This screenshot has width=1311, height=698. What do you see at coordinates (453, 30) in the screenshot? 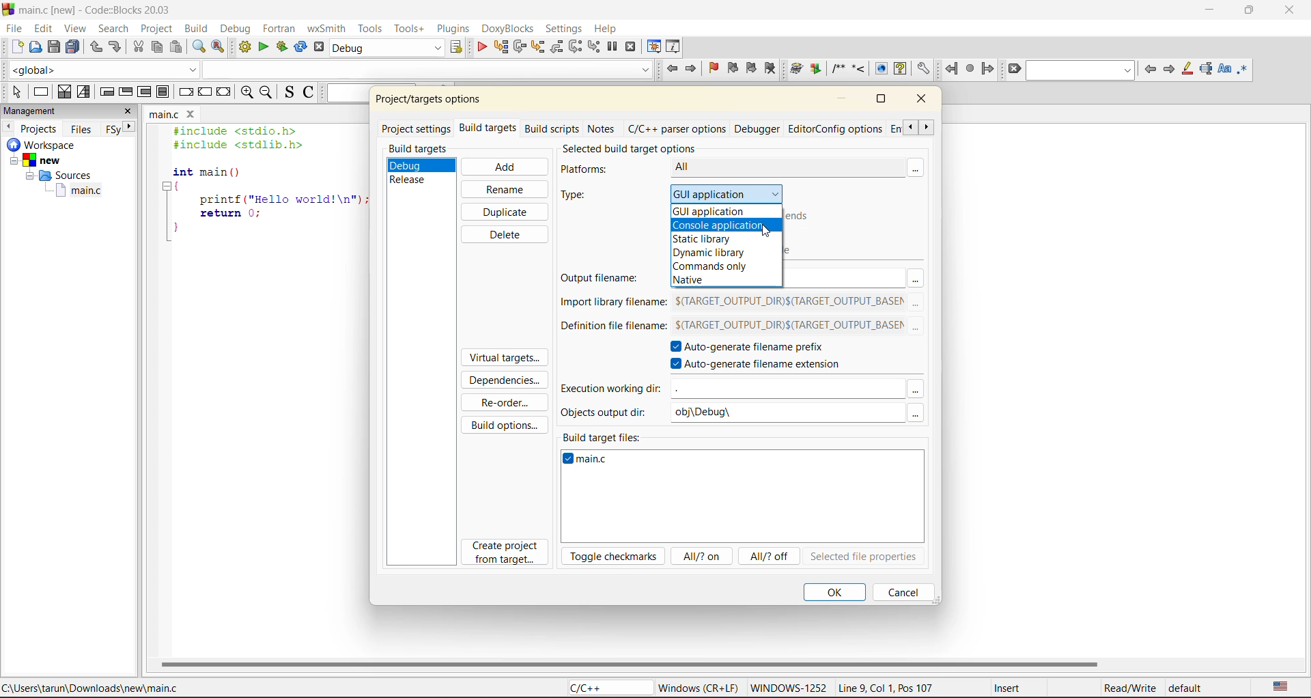
I see `plugins` at bounding box center [453, 30].